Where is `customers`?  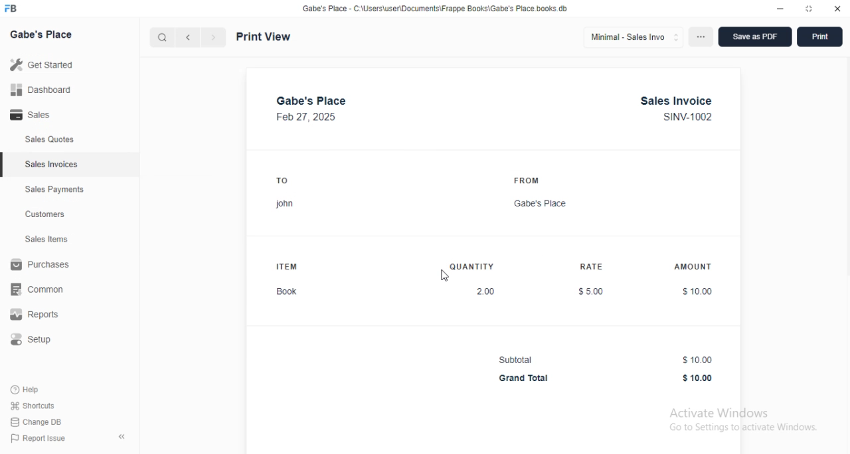
customers is located at coordinates (46, 214).